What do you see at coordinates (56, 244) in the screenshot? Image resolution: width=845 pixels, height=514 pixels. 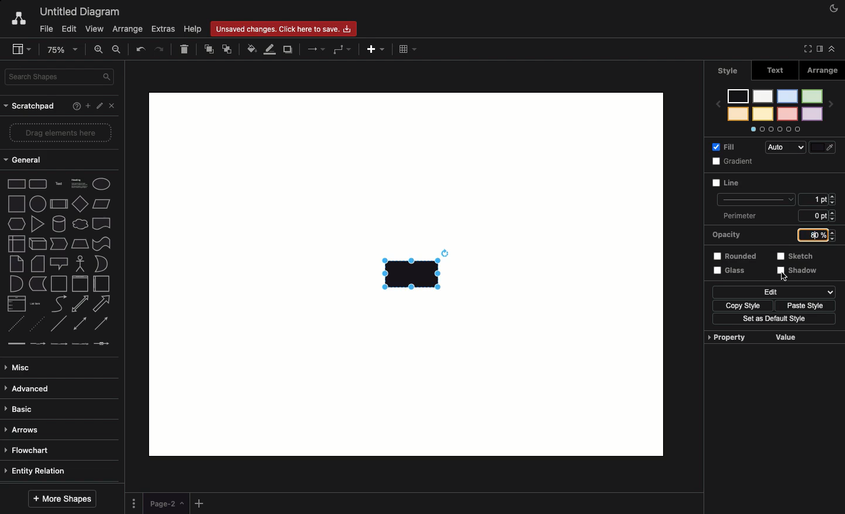 I see `step` at bounding box center [56, 244].